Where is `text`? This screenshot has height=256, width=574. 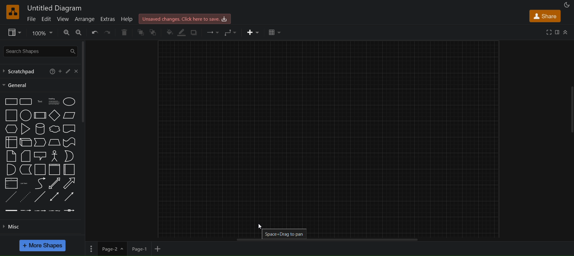 text is located at coordinates (40, 101).